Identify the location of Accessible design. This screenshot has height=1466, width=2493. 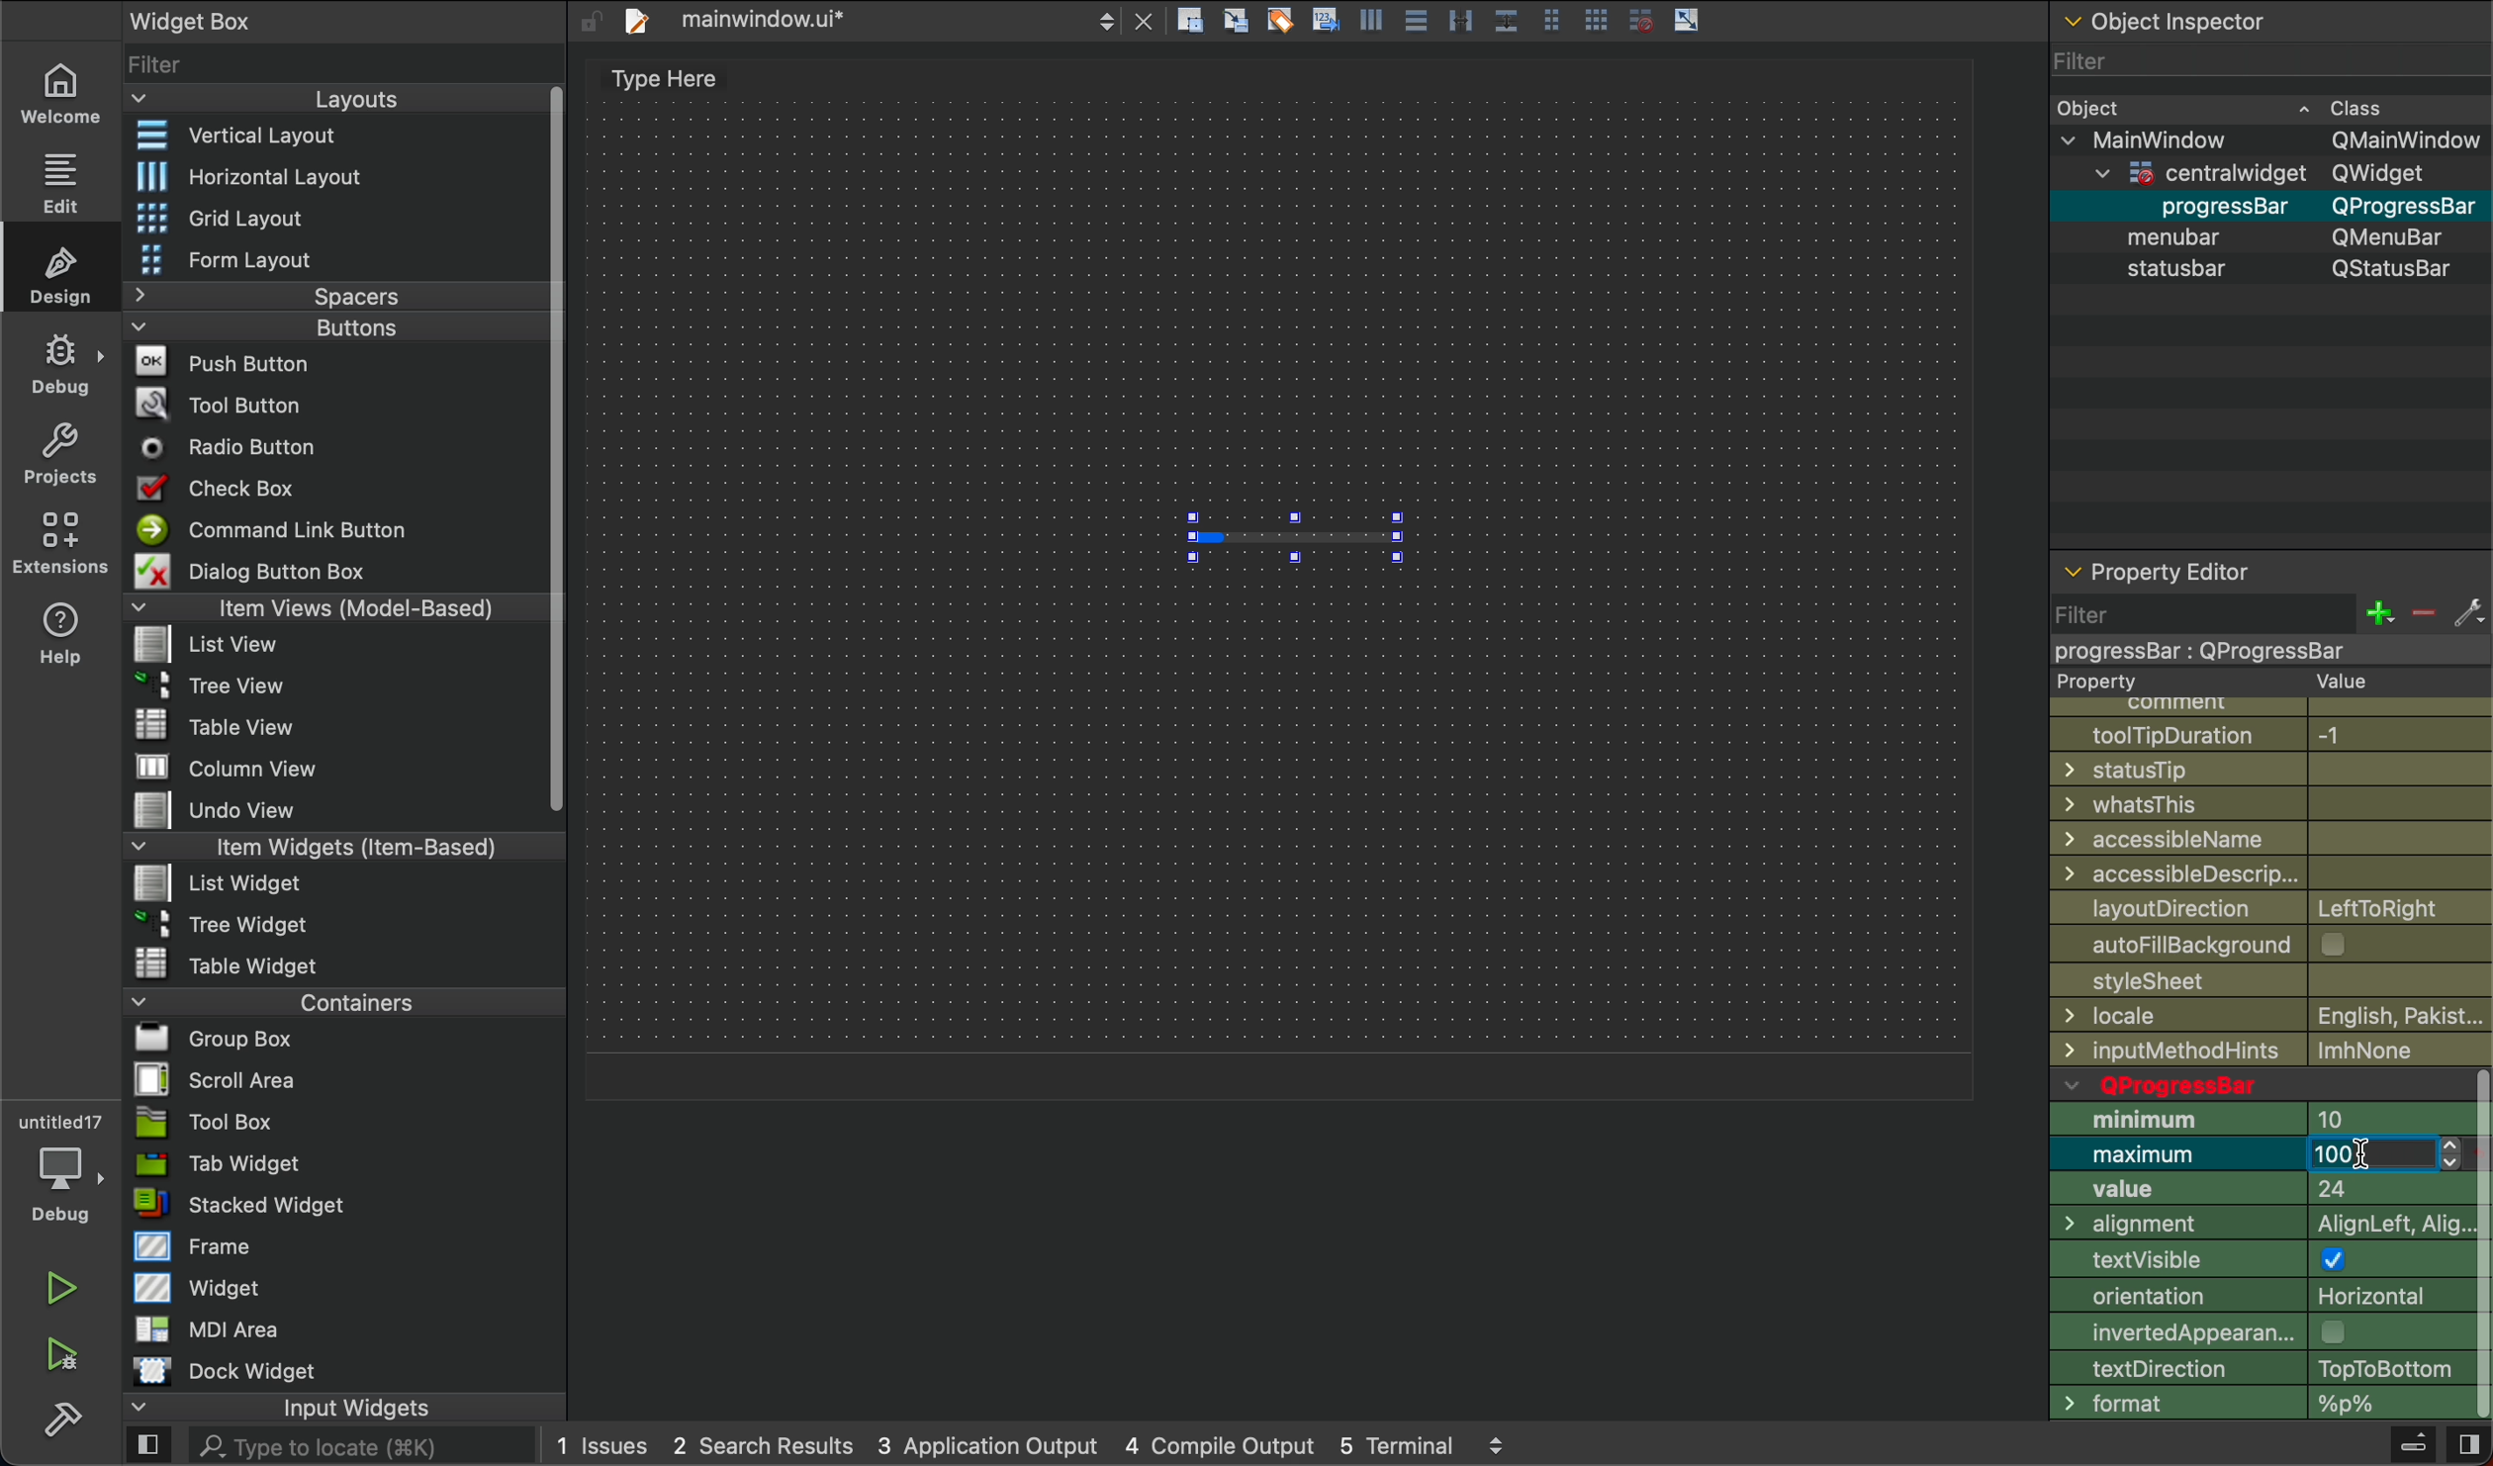
(2271, 873).